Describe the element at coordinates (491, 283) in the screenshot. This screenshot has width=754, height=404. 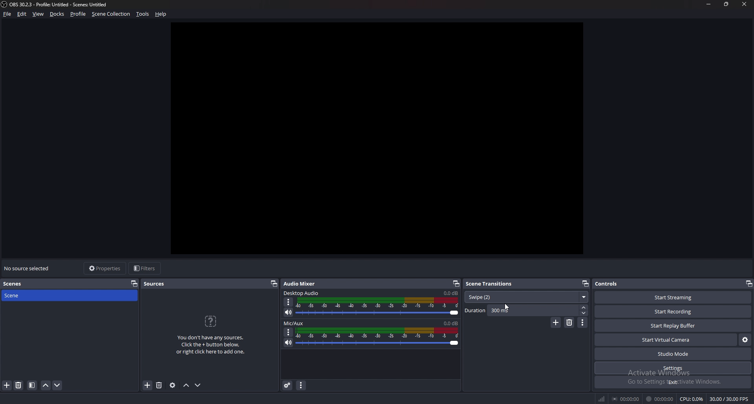
I see `scene transitions` at that location.